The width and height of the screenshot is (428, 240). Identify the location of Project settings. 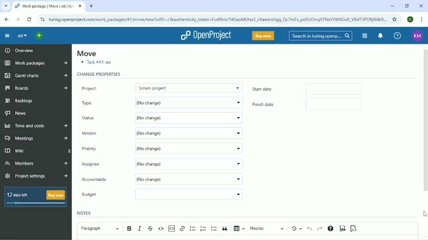
(36, 176).